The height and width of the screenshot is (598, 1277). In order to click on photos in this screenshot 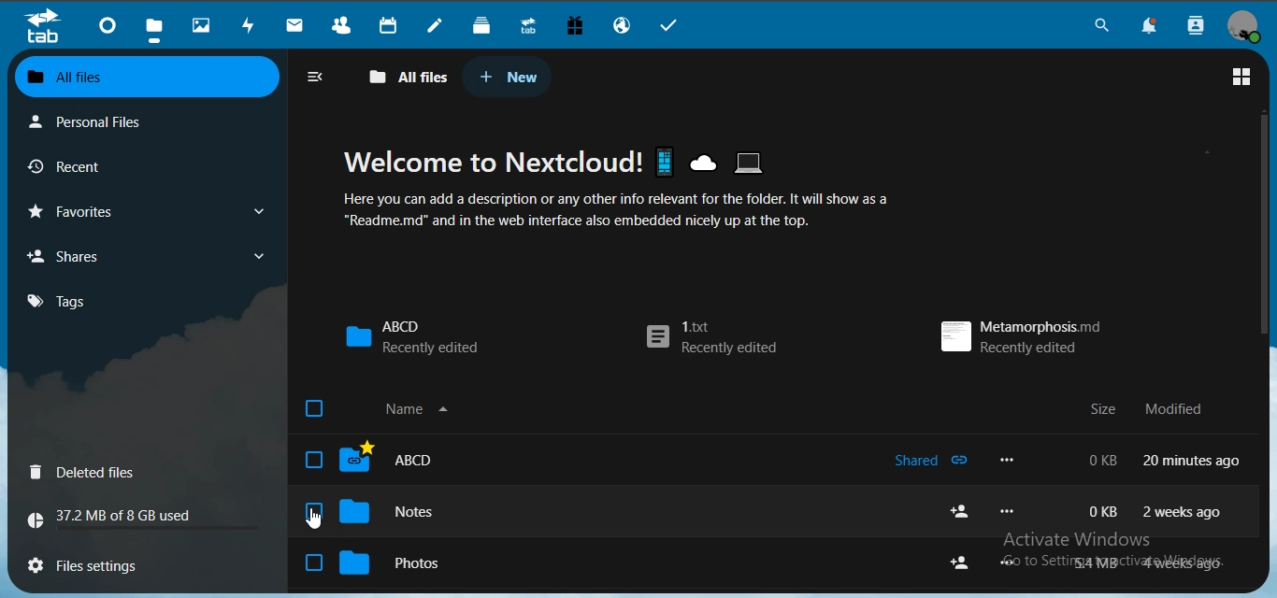, I will do `click(201, 23)`.